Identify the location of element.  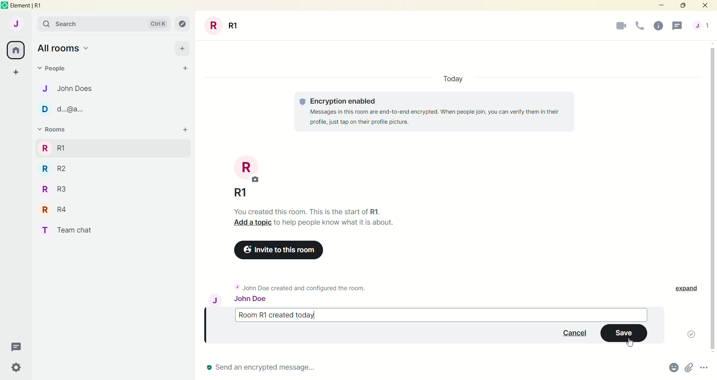
(33, 6).